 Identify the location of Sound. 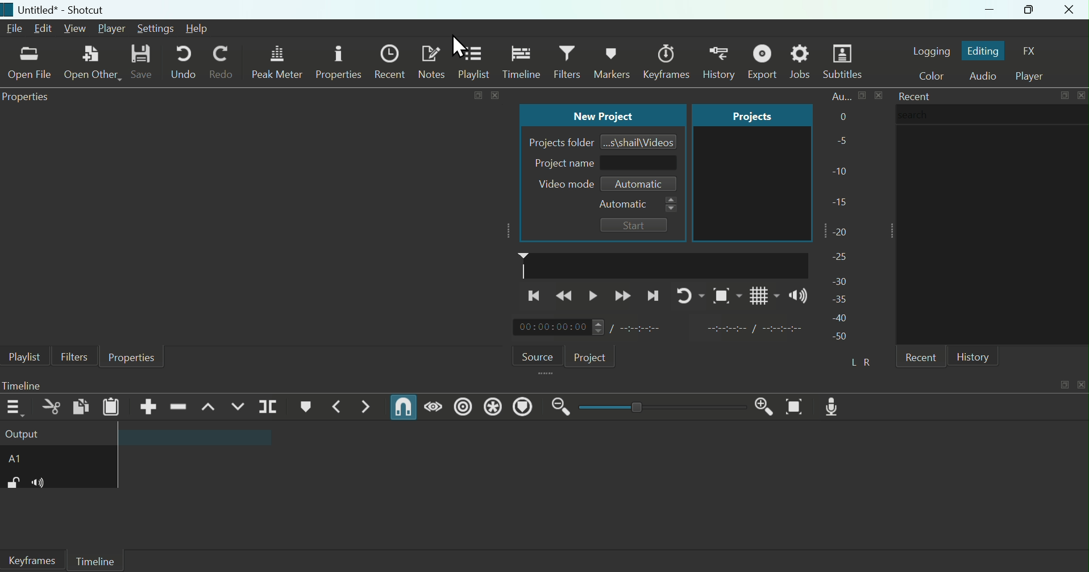
(796, 296).